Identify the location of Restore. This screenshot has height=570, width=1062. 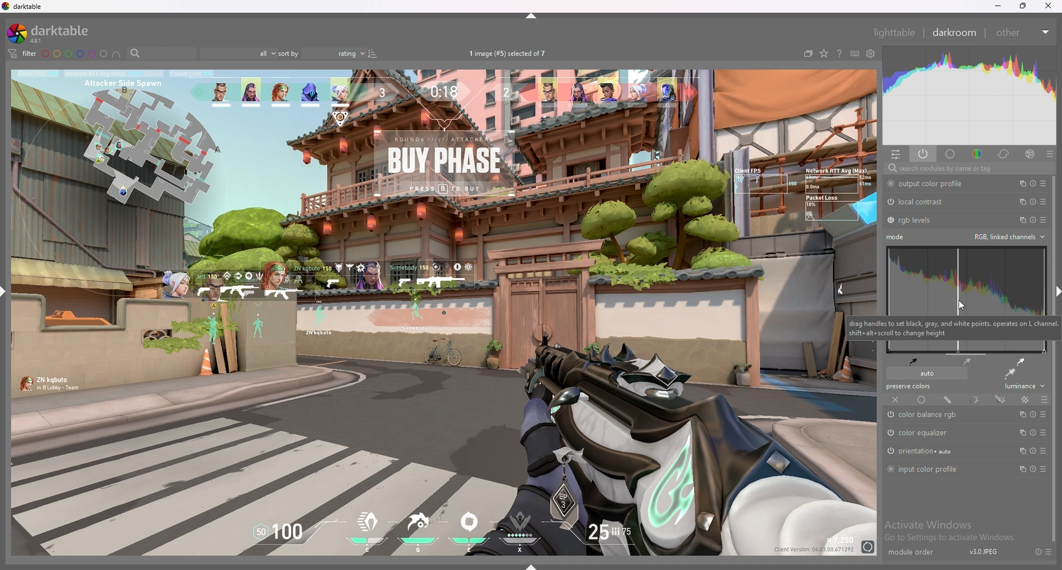
(1022, 8).